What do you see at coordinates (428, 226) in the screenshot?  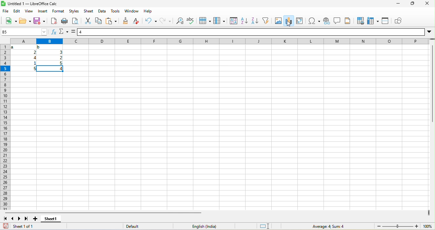 I see `100%` at bounding box center [428, 226].